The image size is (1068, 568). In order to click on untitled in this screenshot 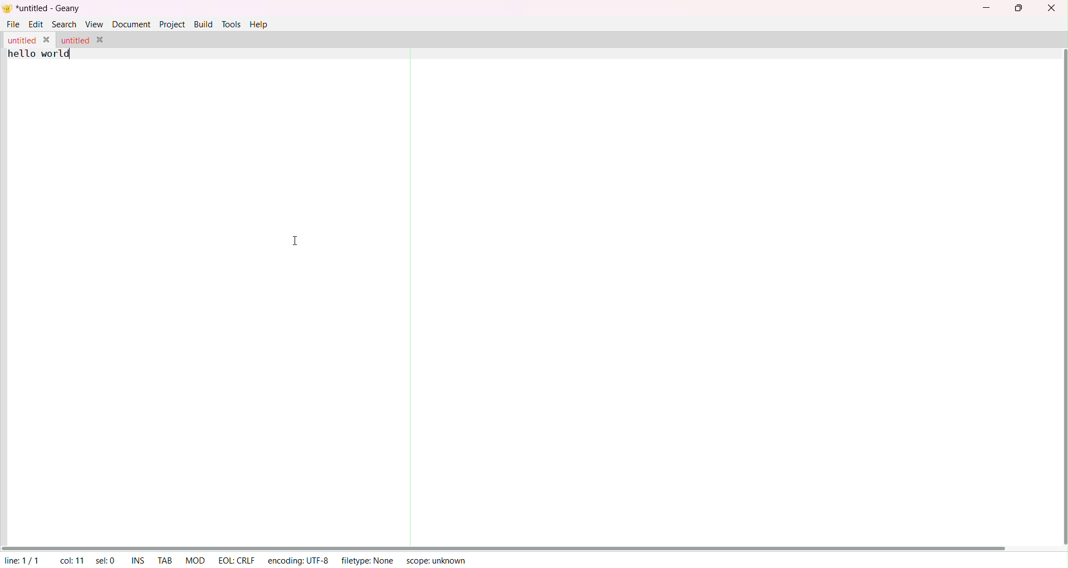, I will do `click(21, 41)`.